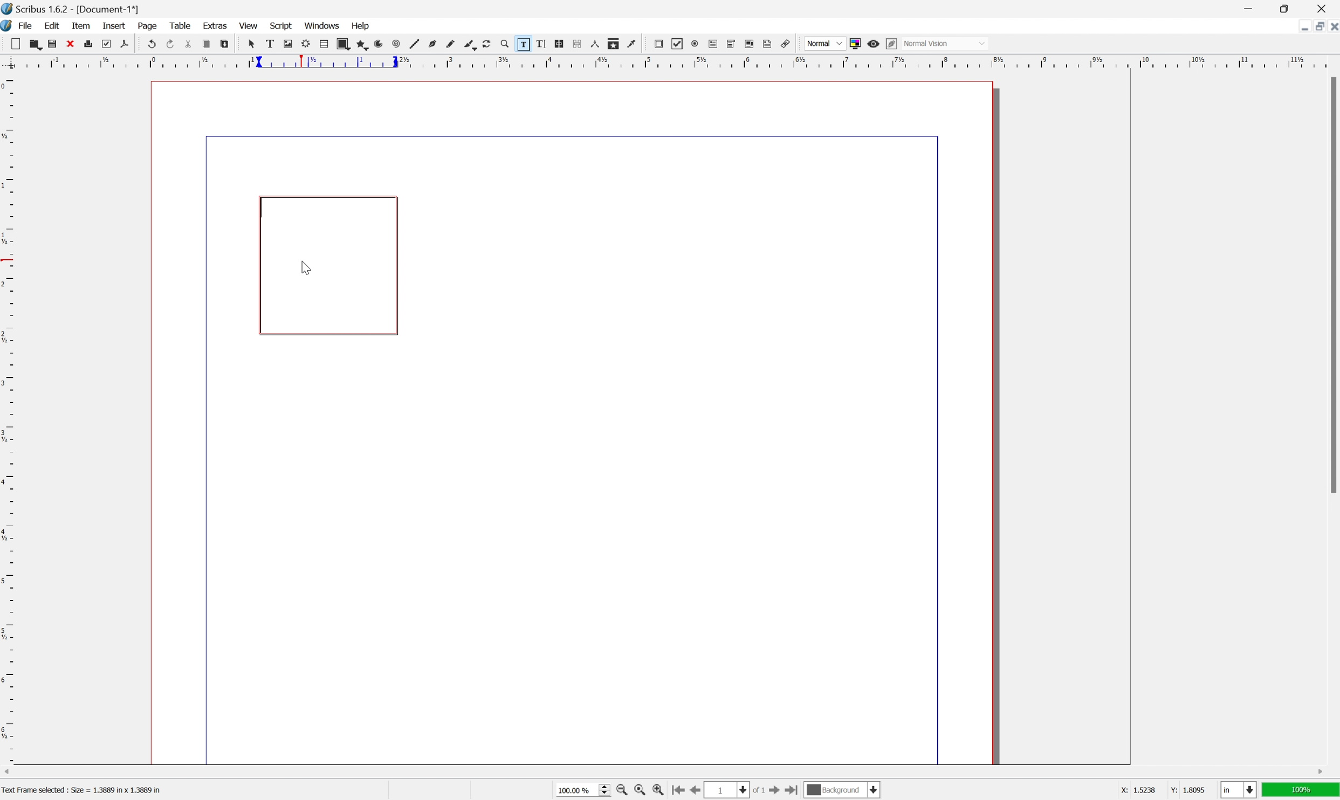 This screenshot has width=1340, height=800. Describe the element at coordinates (52, 26) in the screenshot. I see `edit` at that location.